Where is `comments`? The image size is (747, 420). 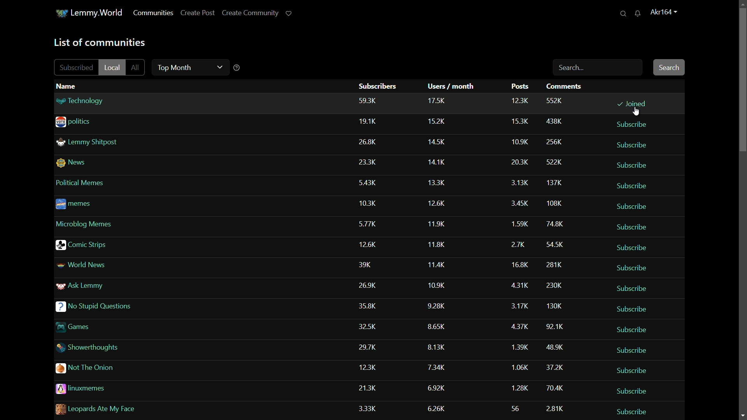 comments is located at coordinates (553, 122).